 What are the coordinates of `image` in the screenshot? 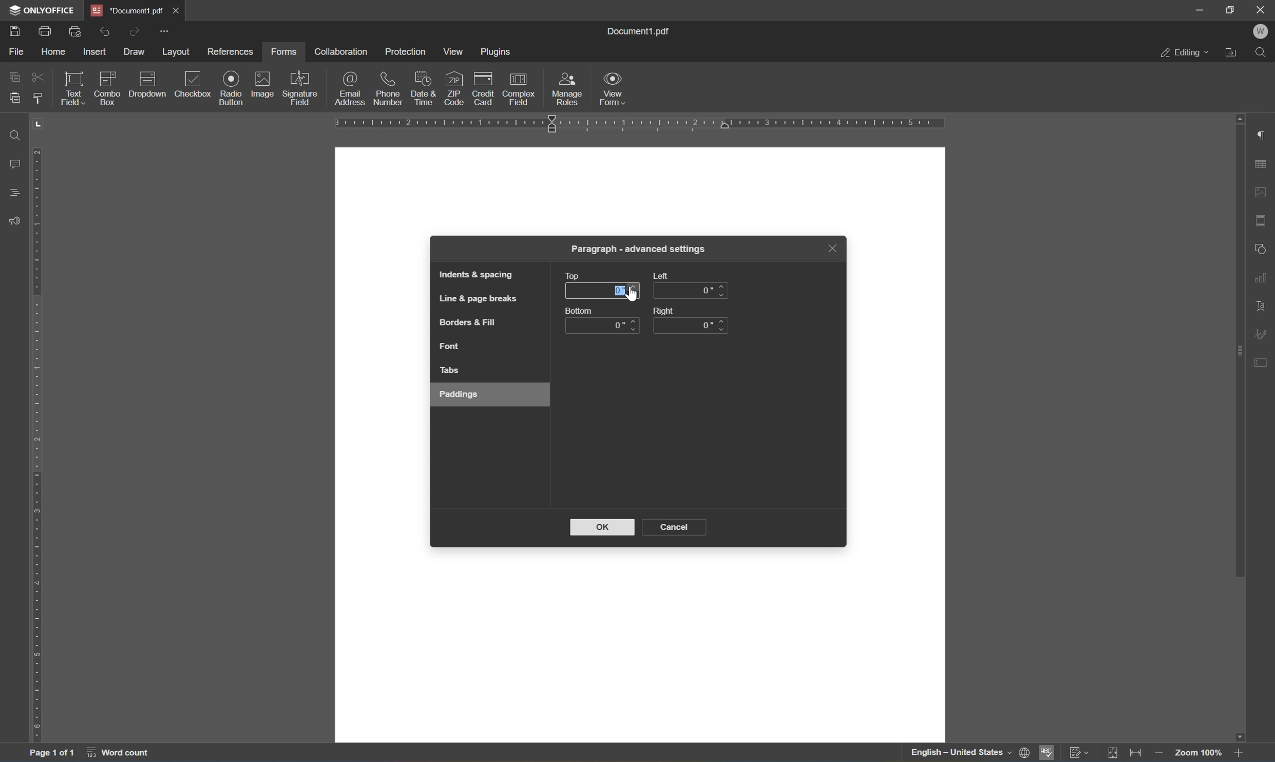 It's located at (263, 85).